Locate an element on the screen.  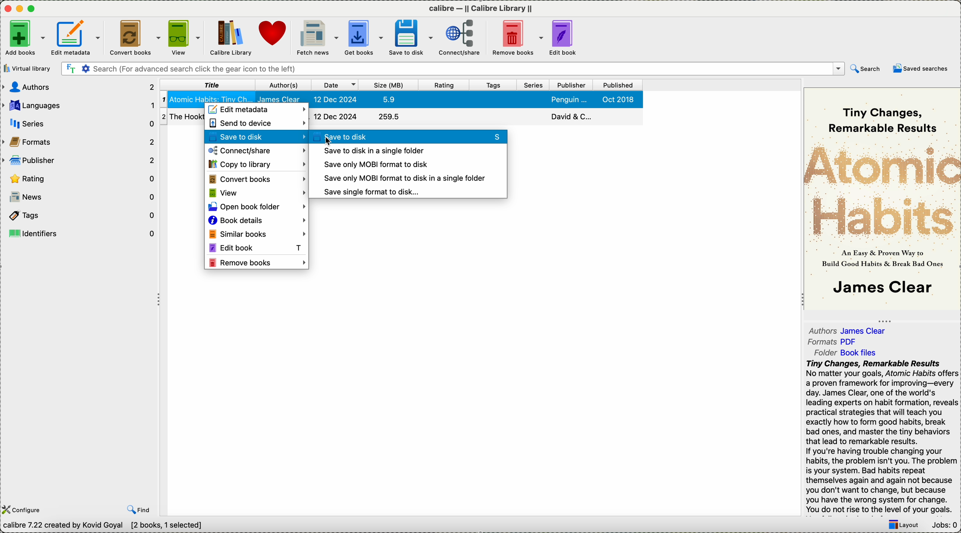
size is located at coordinates (388, 85).